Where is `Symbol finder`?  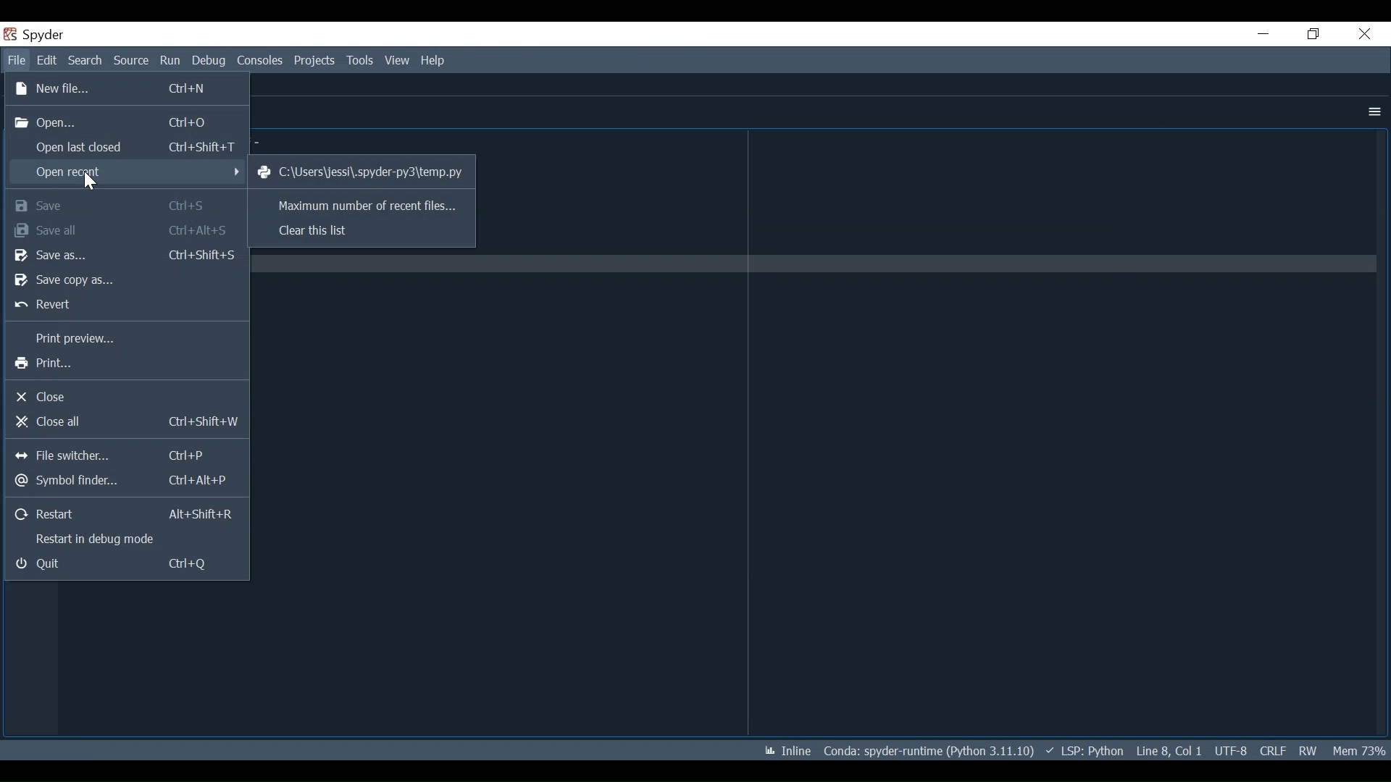
Symbol finder is located at coordinates (123, 482).